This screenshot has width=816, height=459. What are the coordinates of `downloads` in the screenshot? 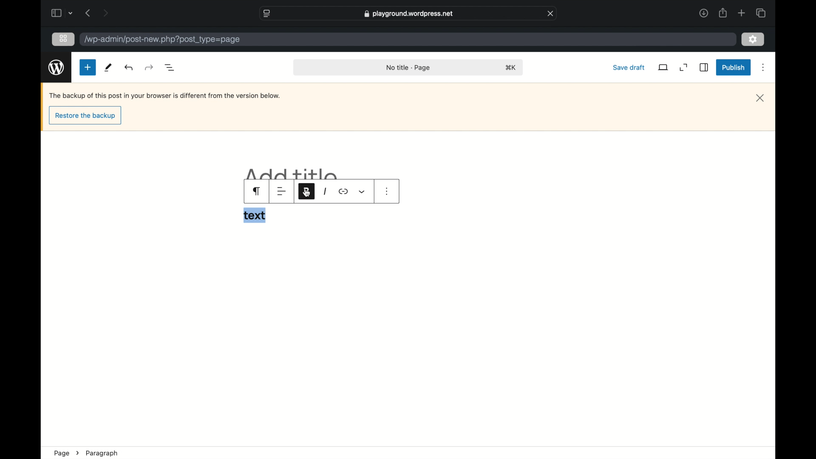 It's located at (704, 13).